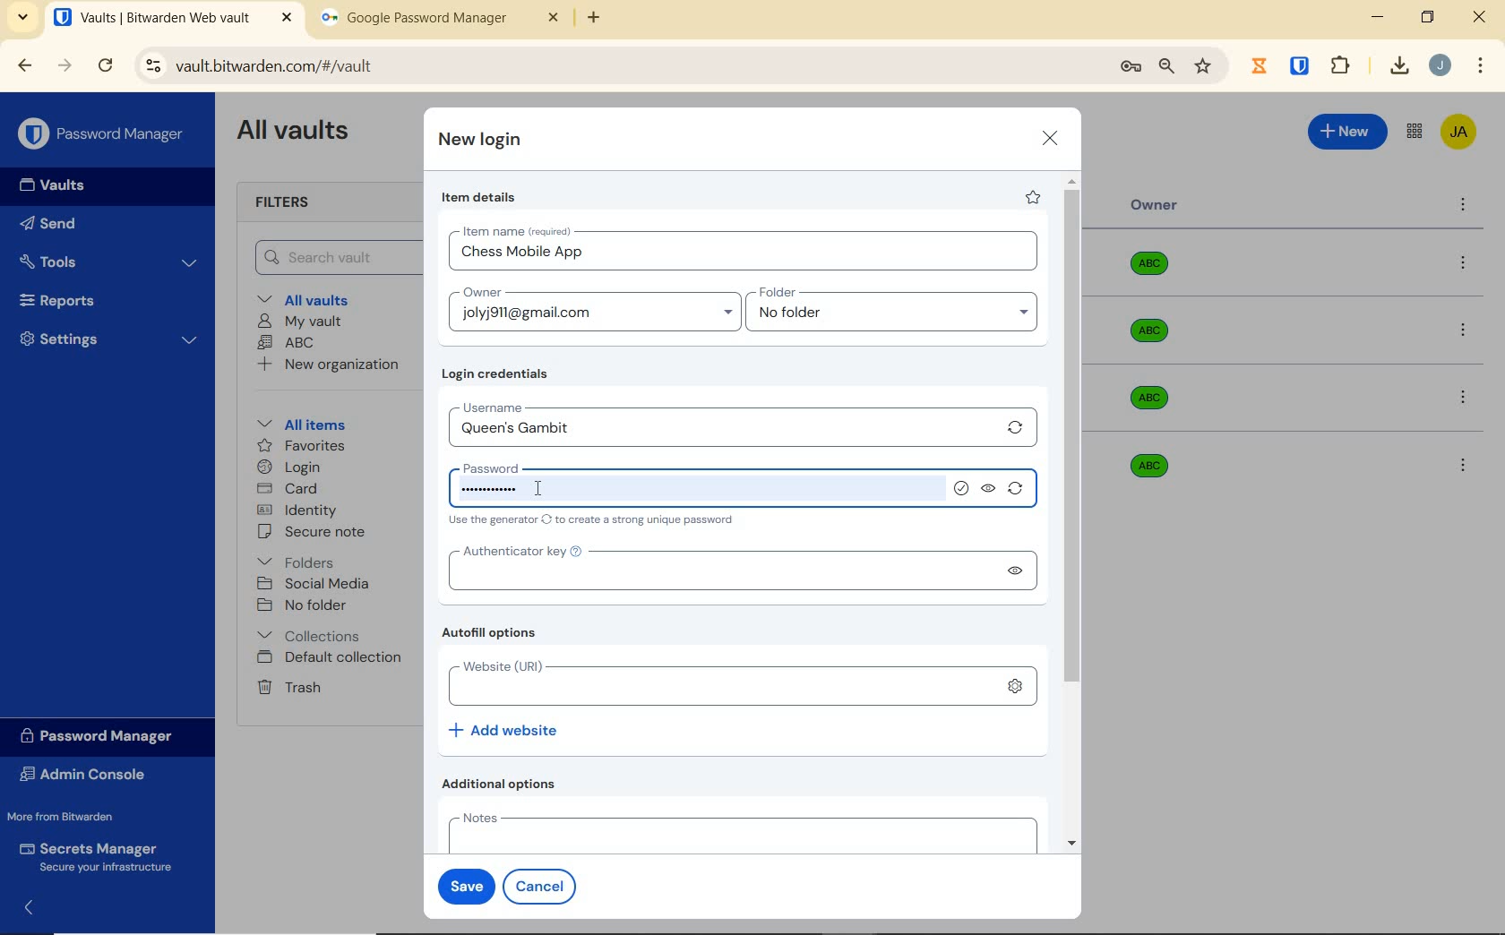  What do you see at coordinates (963, 489) in the screenshot?
I see `good` at bounding box center [963, 489].